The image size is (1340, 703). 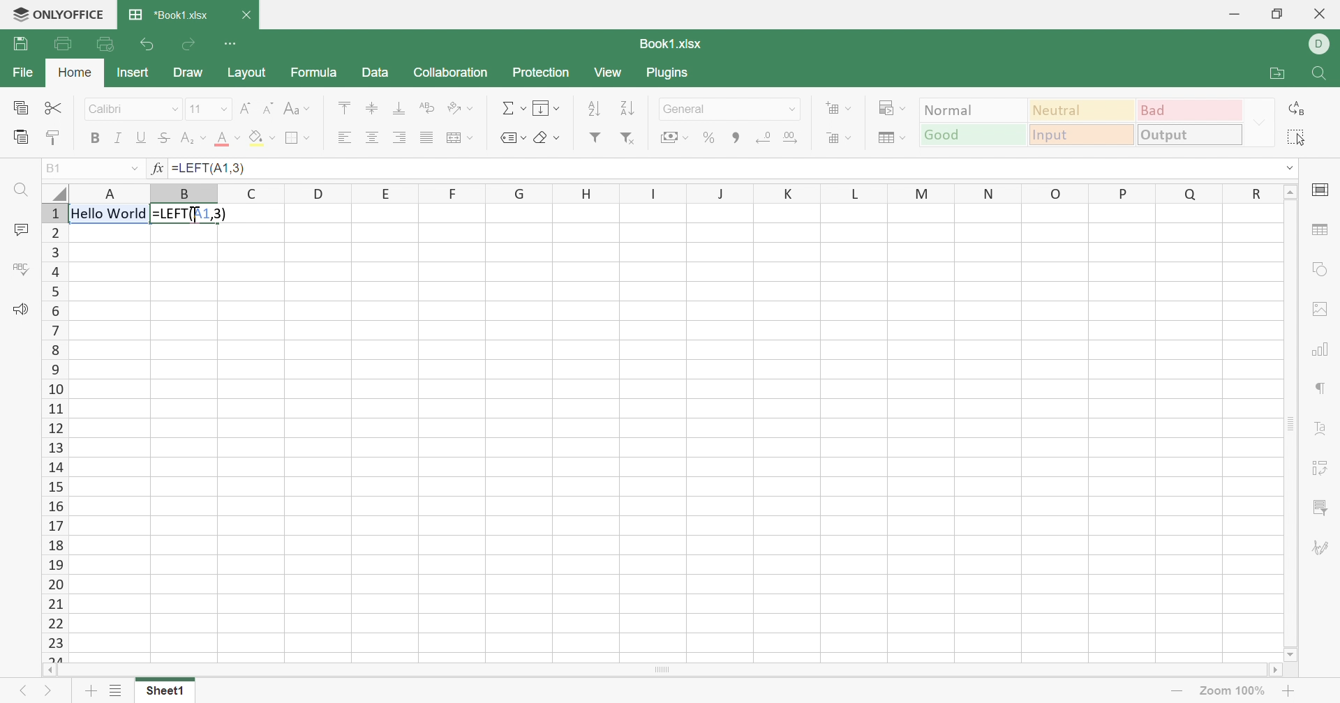 What do you see at coordinates (627, 108) in the screenshot?
I see `Sort descending` at bounding box center [627, 108].